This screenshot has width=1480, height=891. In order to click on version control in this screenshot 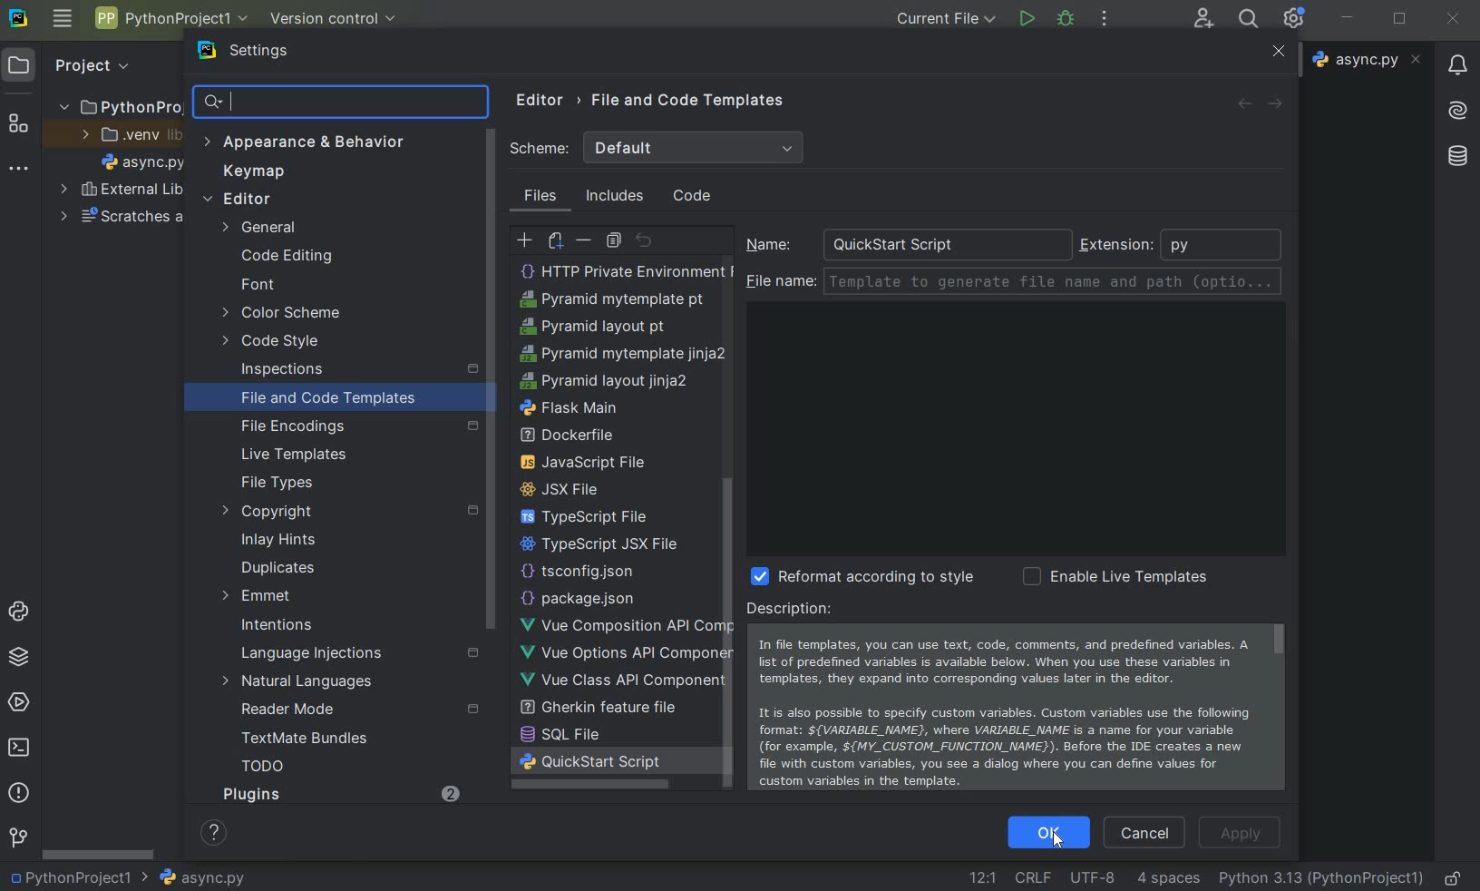, I will do `click(19, 835)`.